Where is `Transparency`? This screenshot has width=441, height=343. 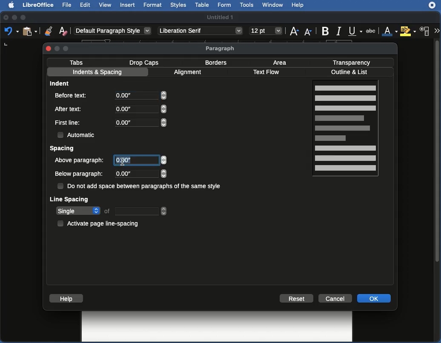
Transparency is located at coordinates (352, 62).